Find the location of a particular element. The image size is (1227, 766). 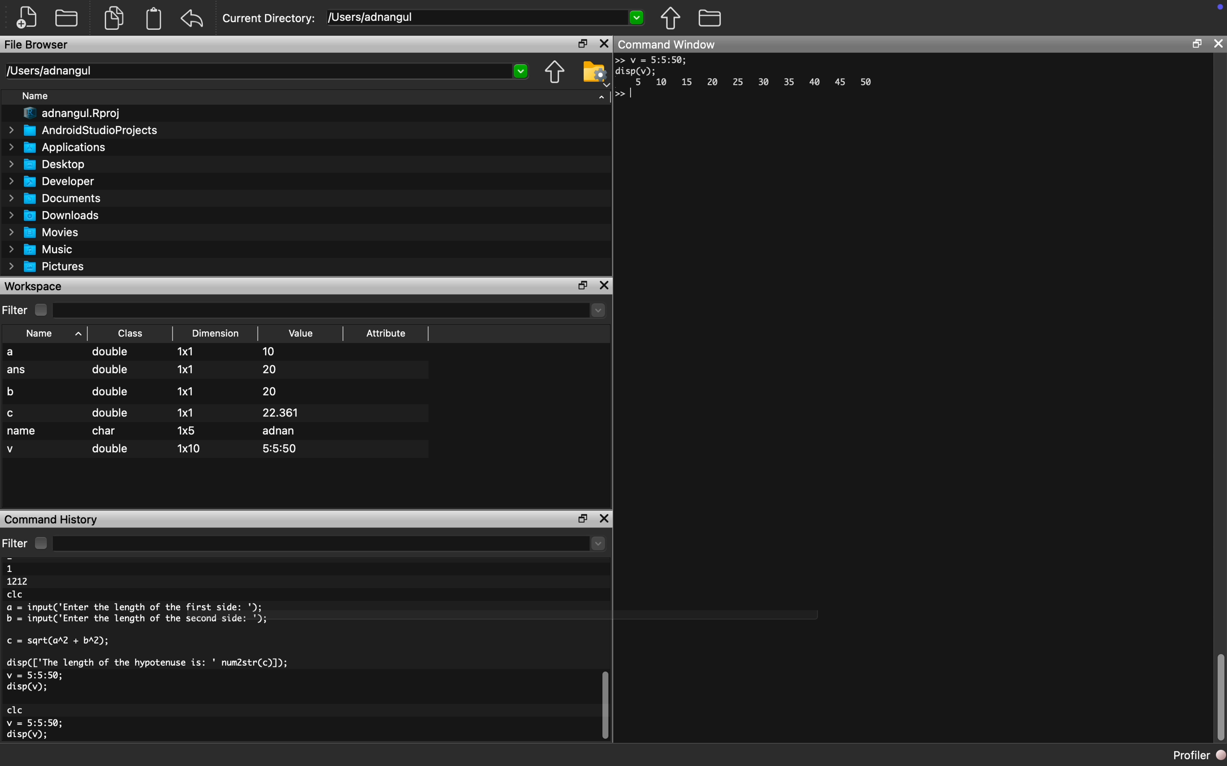

1x1 is located at coordinates (188, 413).